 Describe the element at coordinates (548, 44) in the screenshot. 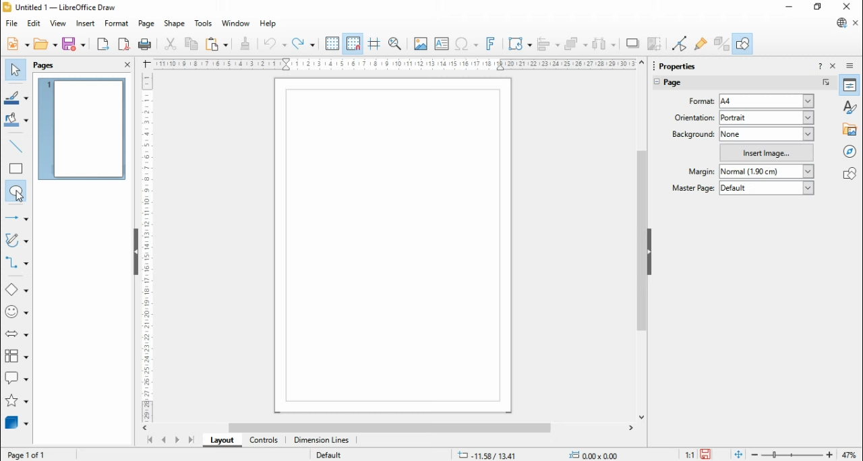

I see `align  objects` at that location.